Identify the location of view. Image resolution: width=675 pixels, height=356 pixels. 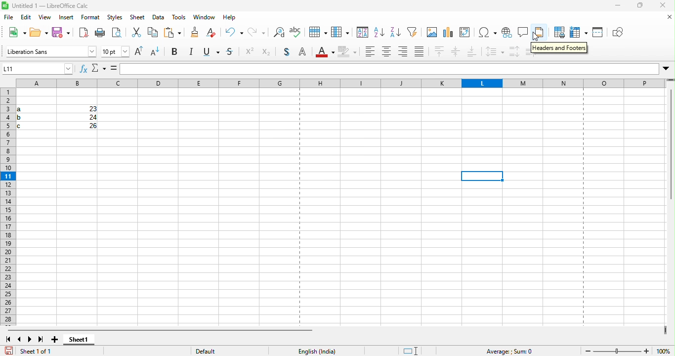
(45, 19).